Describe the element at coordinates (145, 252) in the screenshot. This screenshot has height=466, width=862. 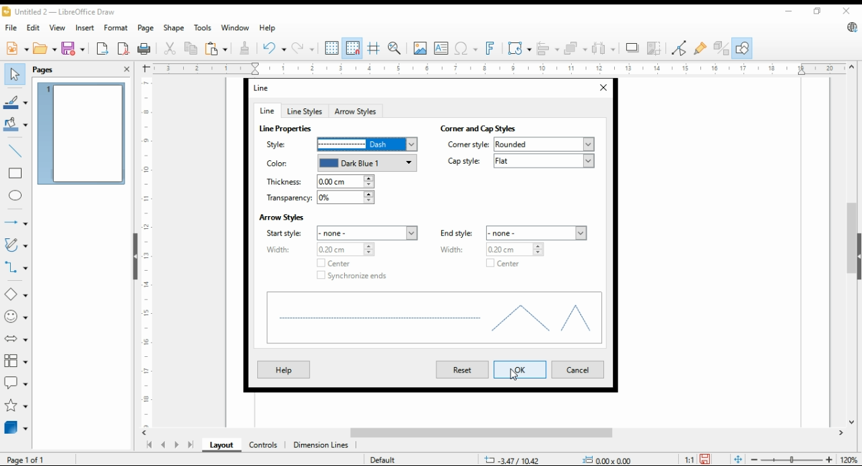
I see `vertical scale` at that location.